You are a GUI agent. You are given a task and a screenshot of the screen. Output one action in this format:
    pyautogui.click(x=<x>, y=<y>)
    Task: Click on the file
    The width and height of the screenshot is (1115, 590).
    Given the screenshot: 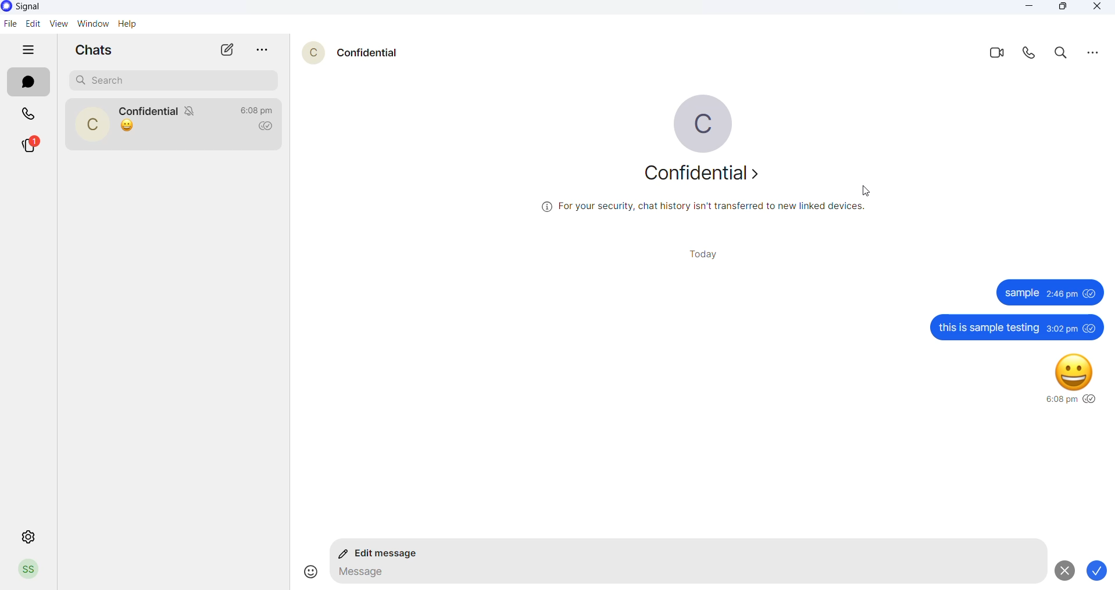 What is the action you would take?
    pyautogui.click(x=10, y=23)
    